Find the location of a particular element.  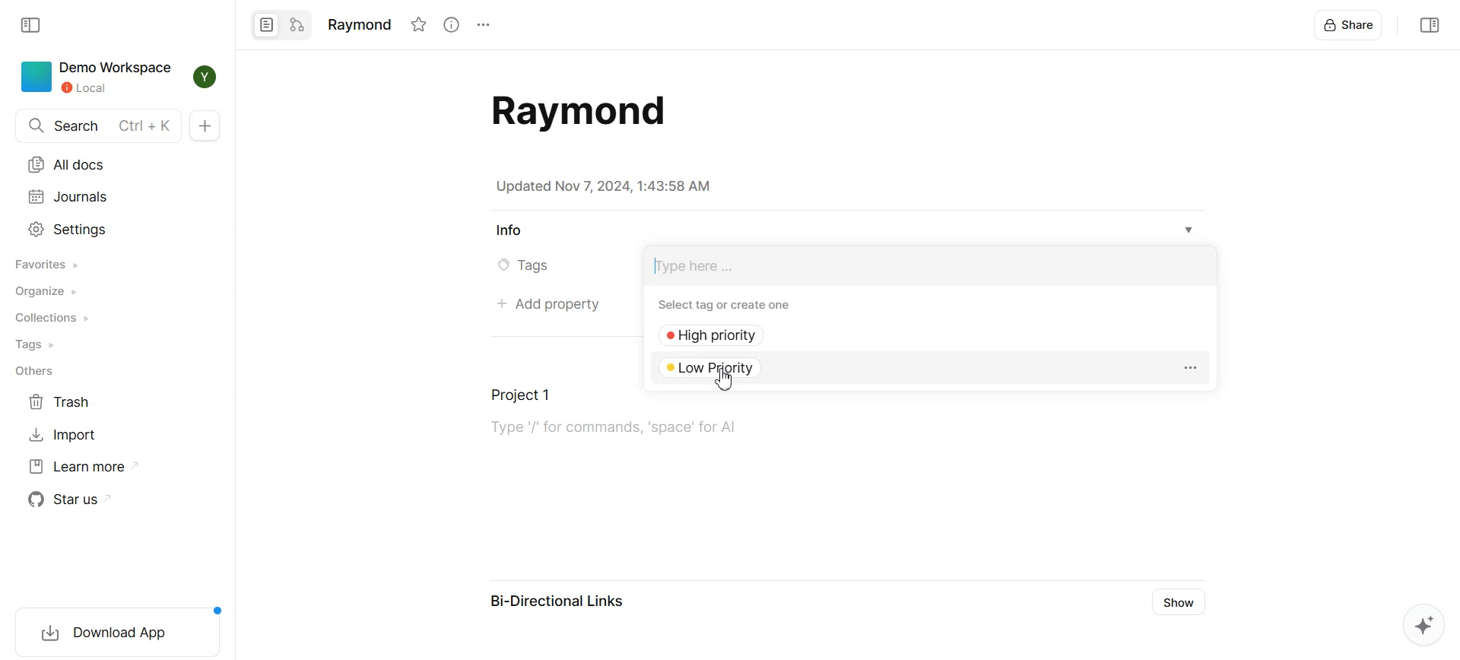

Trash is located at coordinates (63, 402).